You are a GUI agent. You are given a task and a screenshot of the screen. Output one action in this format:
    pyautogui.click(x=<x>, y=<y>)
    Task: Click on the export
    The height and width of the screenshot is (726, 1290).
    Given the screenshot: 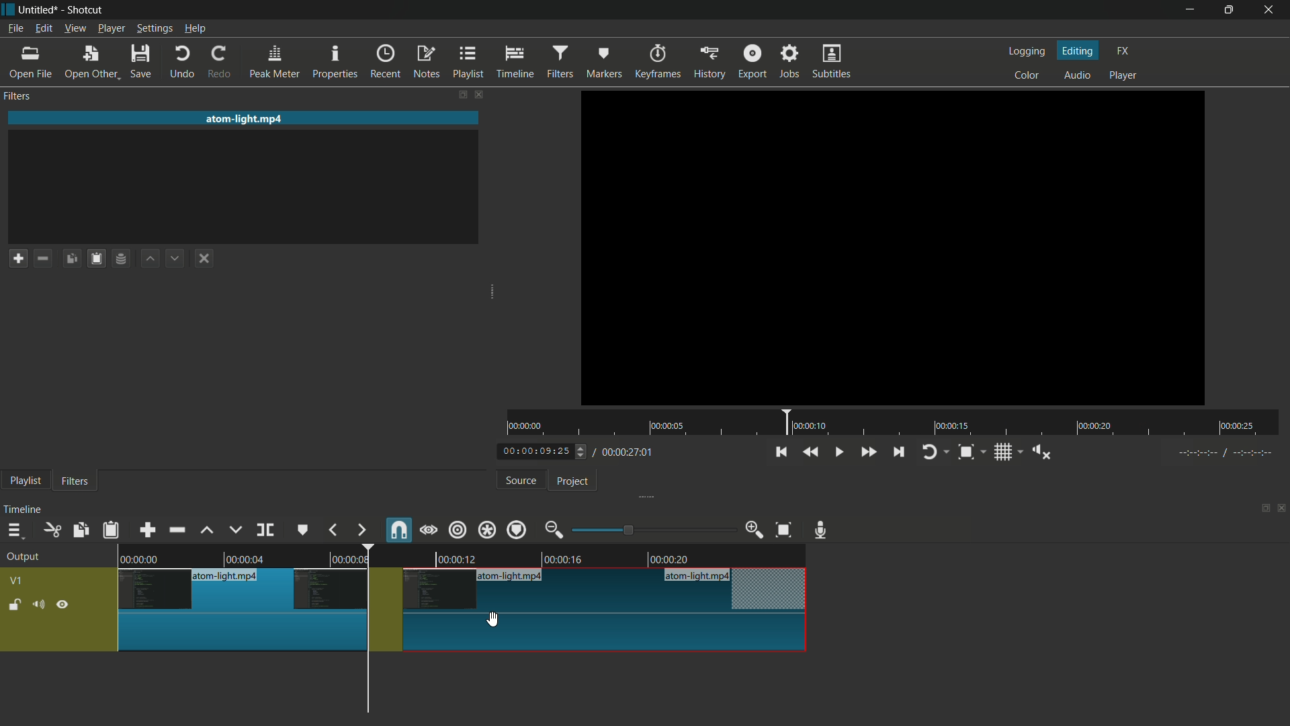 What is the action you would take?
    pyautogui.click(x=752, y=60)
    